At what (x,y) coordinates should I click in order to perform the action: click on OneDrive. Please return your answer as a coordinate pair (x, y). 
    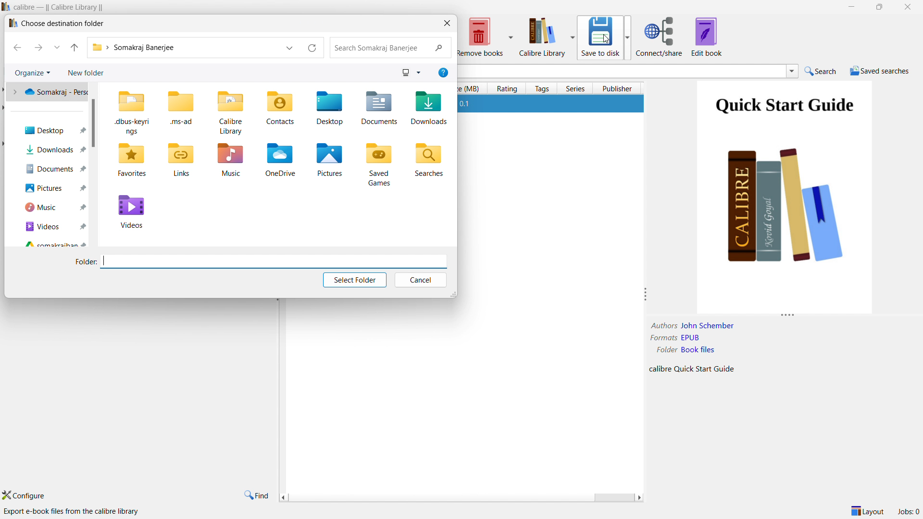
    Looking at the image, I should click on (282, 162).